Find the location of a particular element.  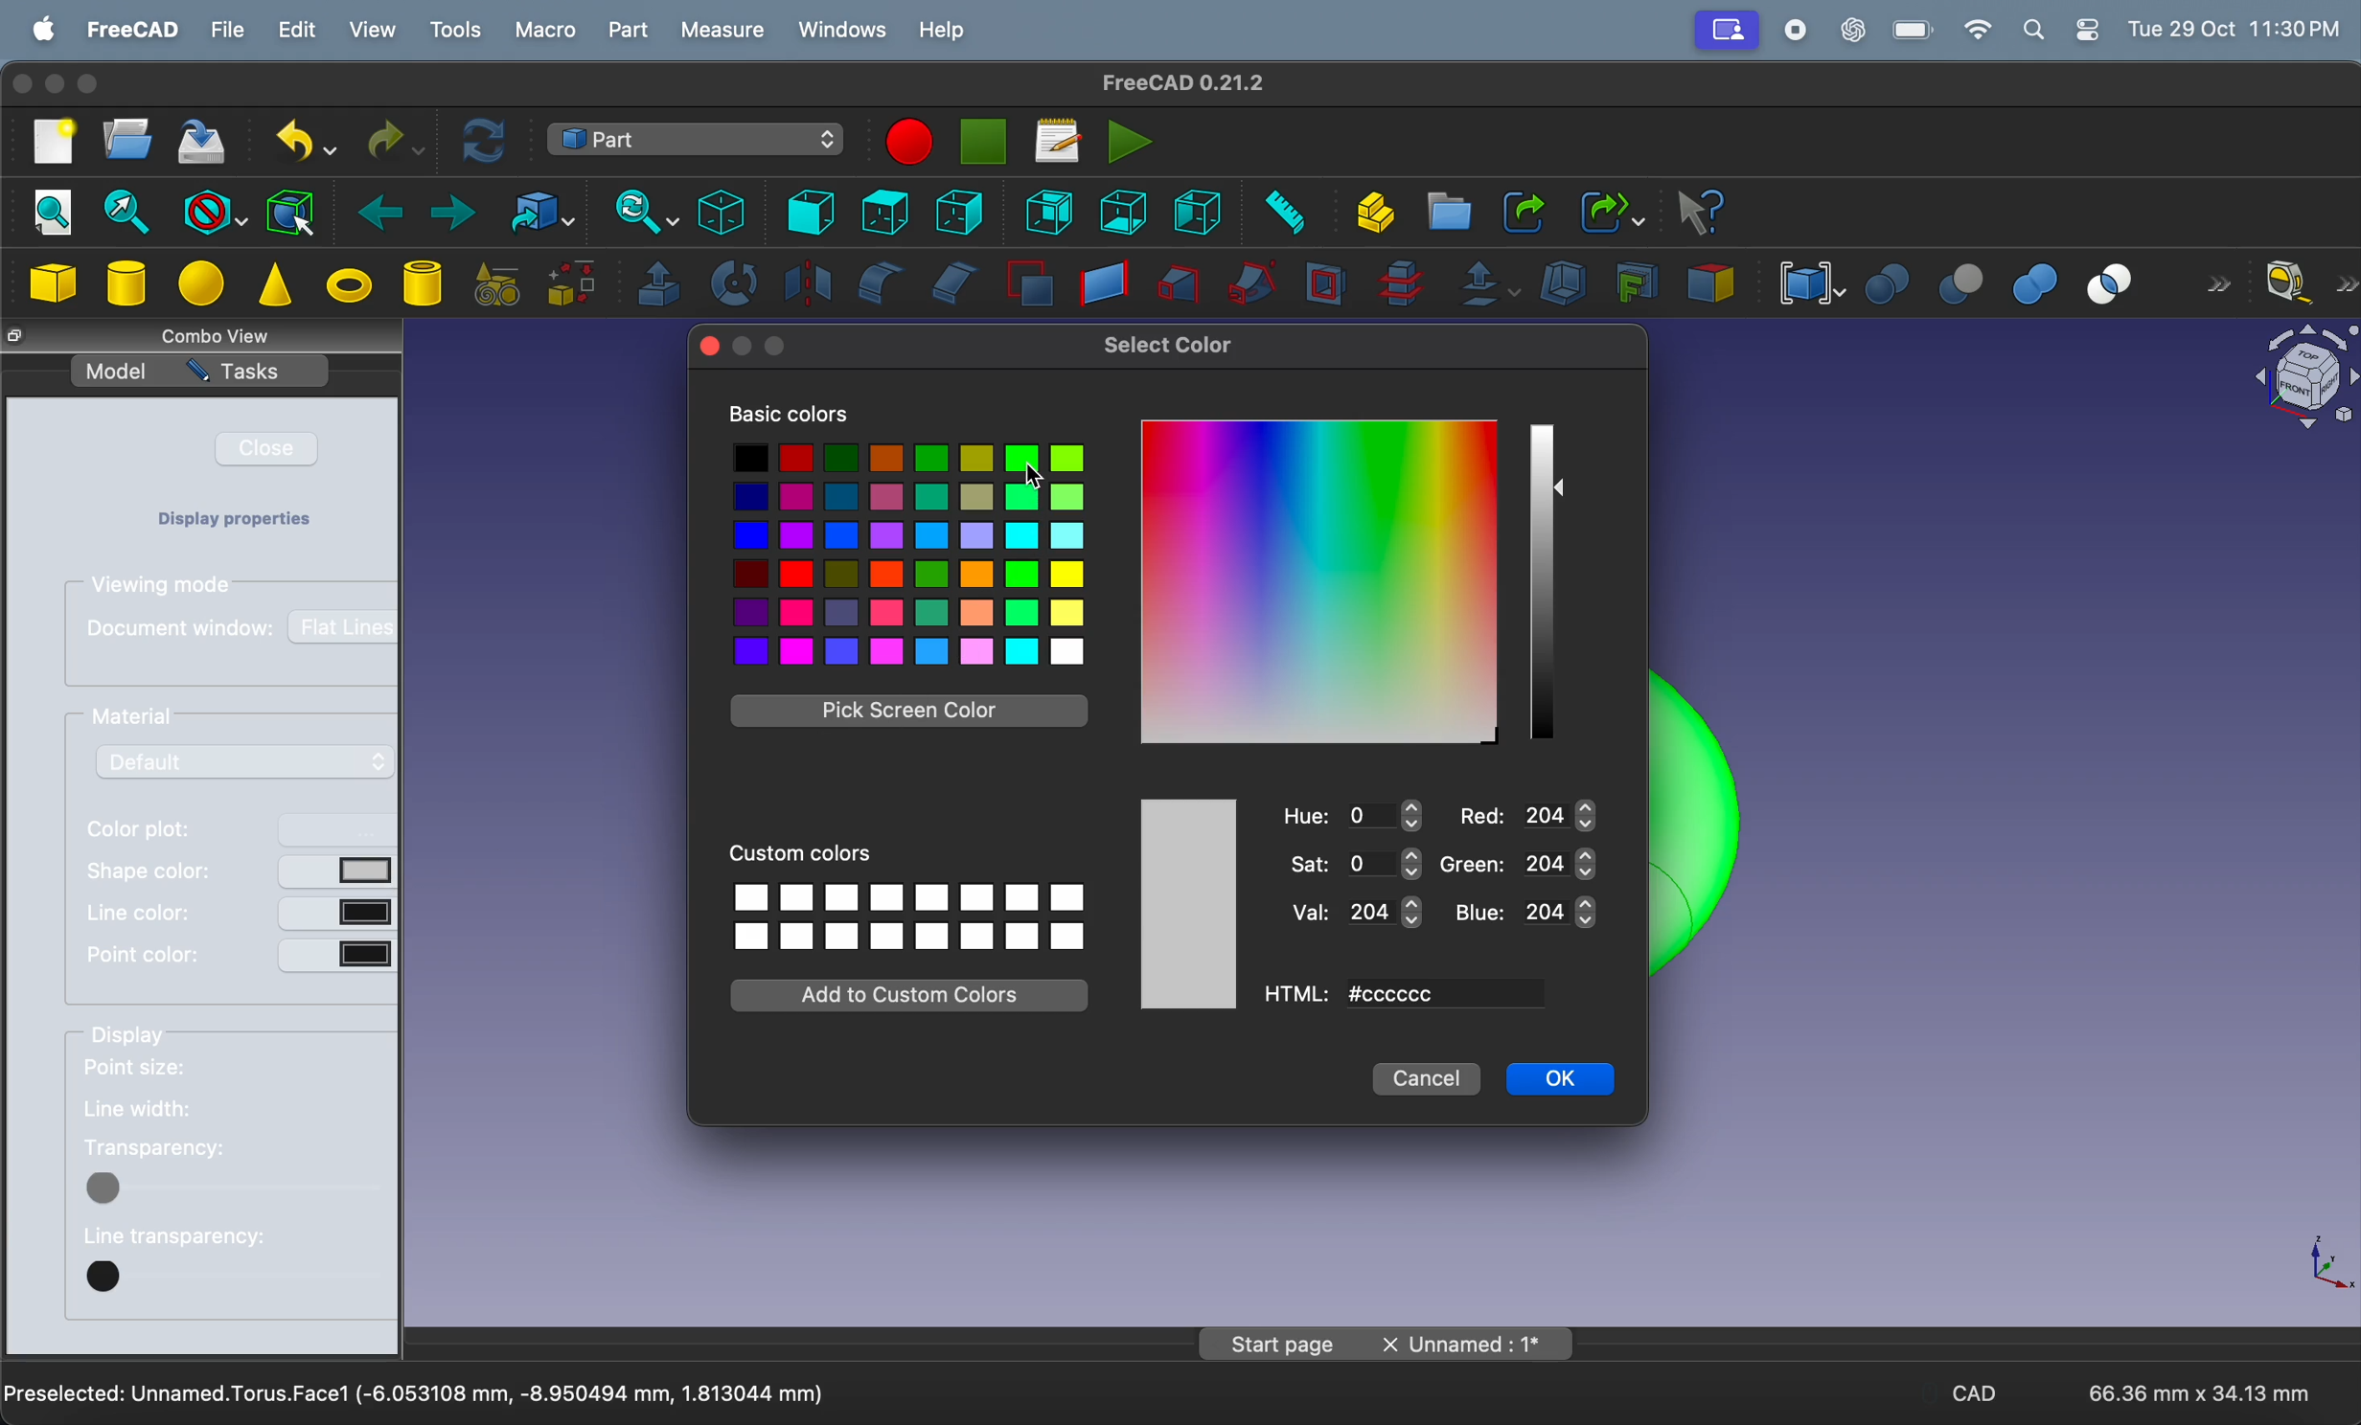

close is located at coordinates (710, 348).